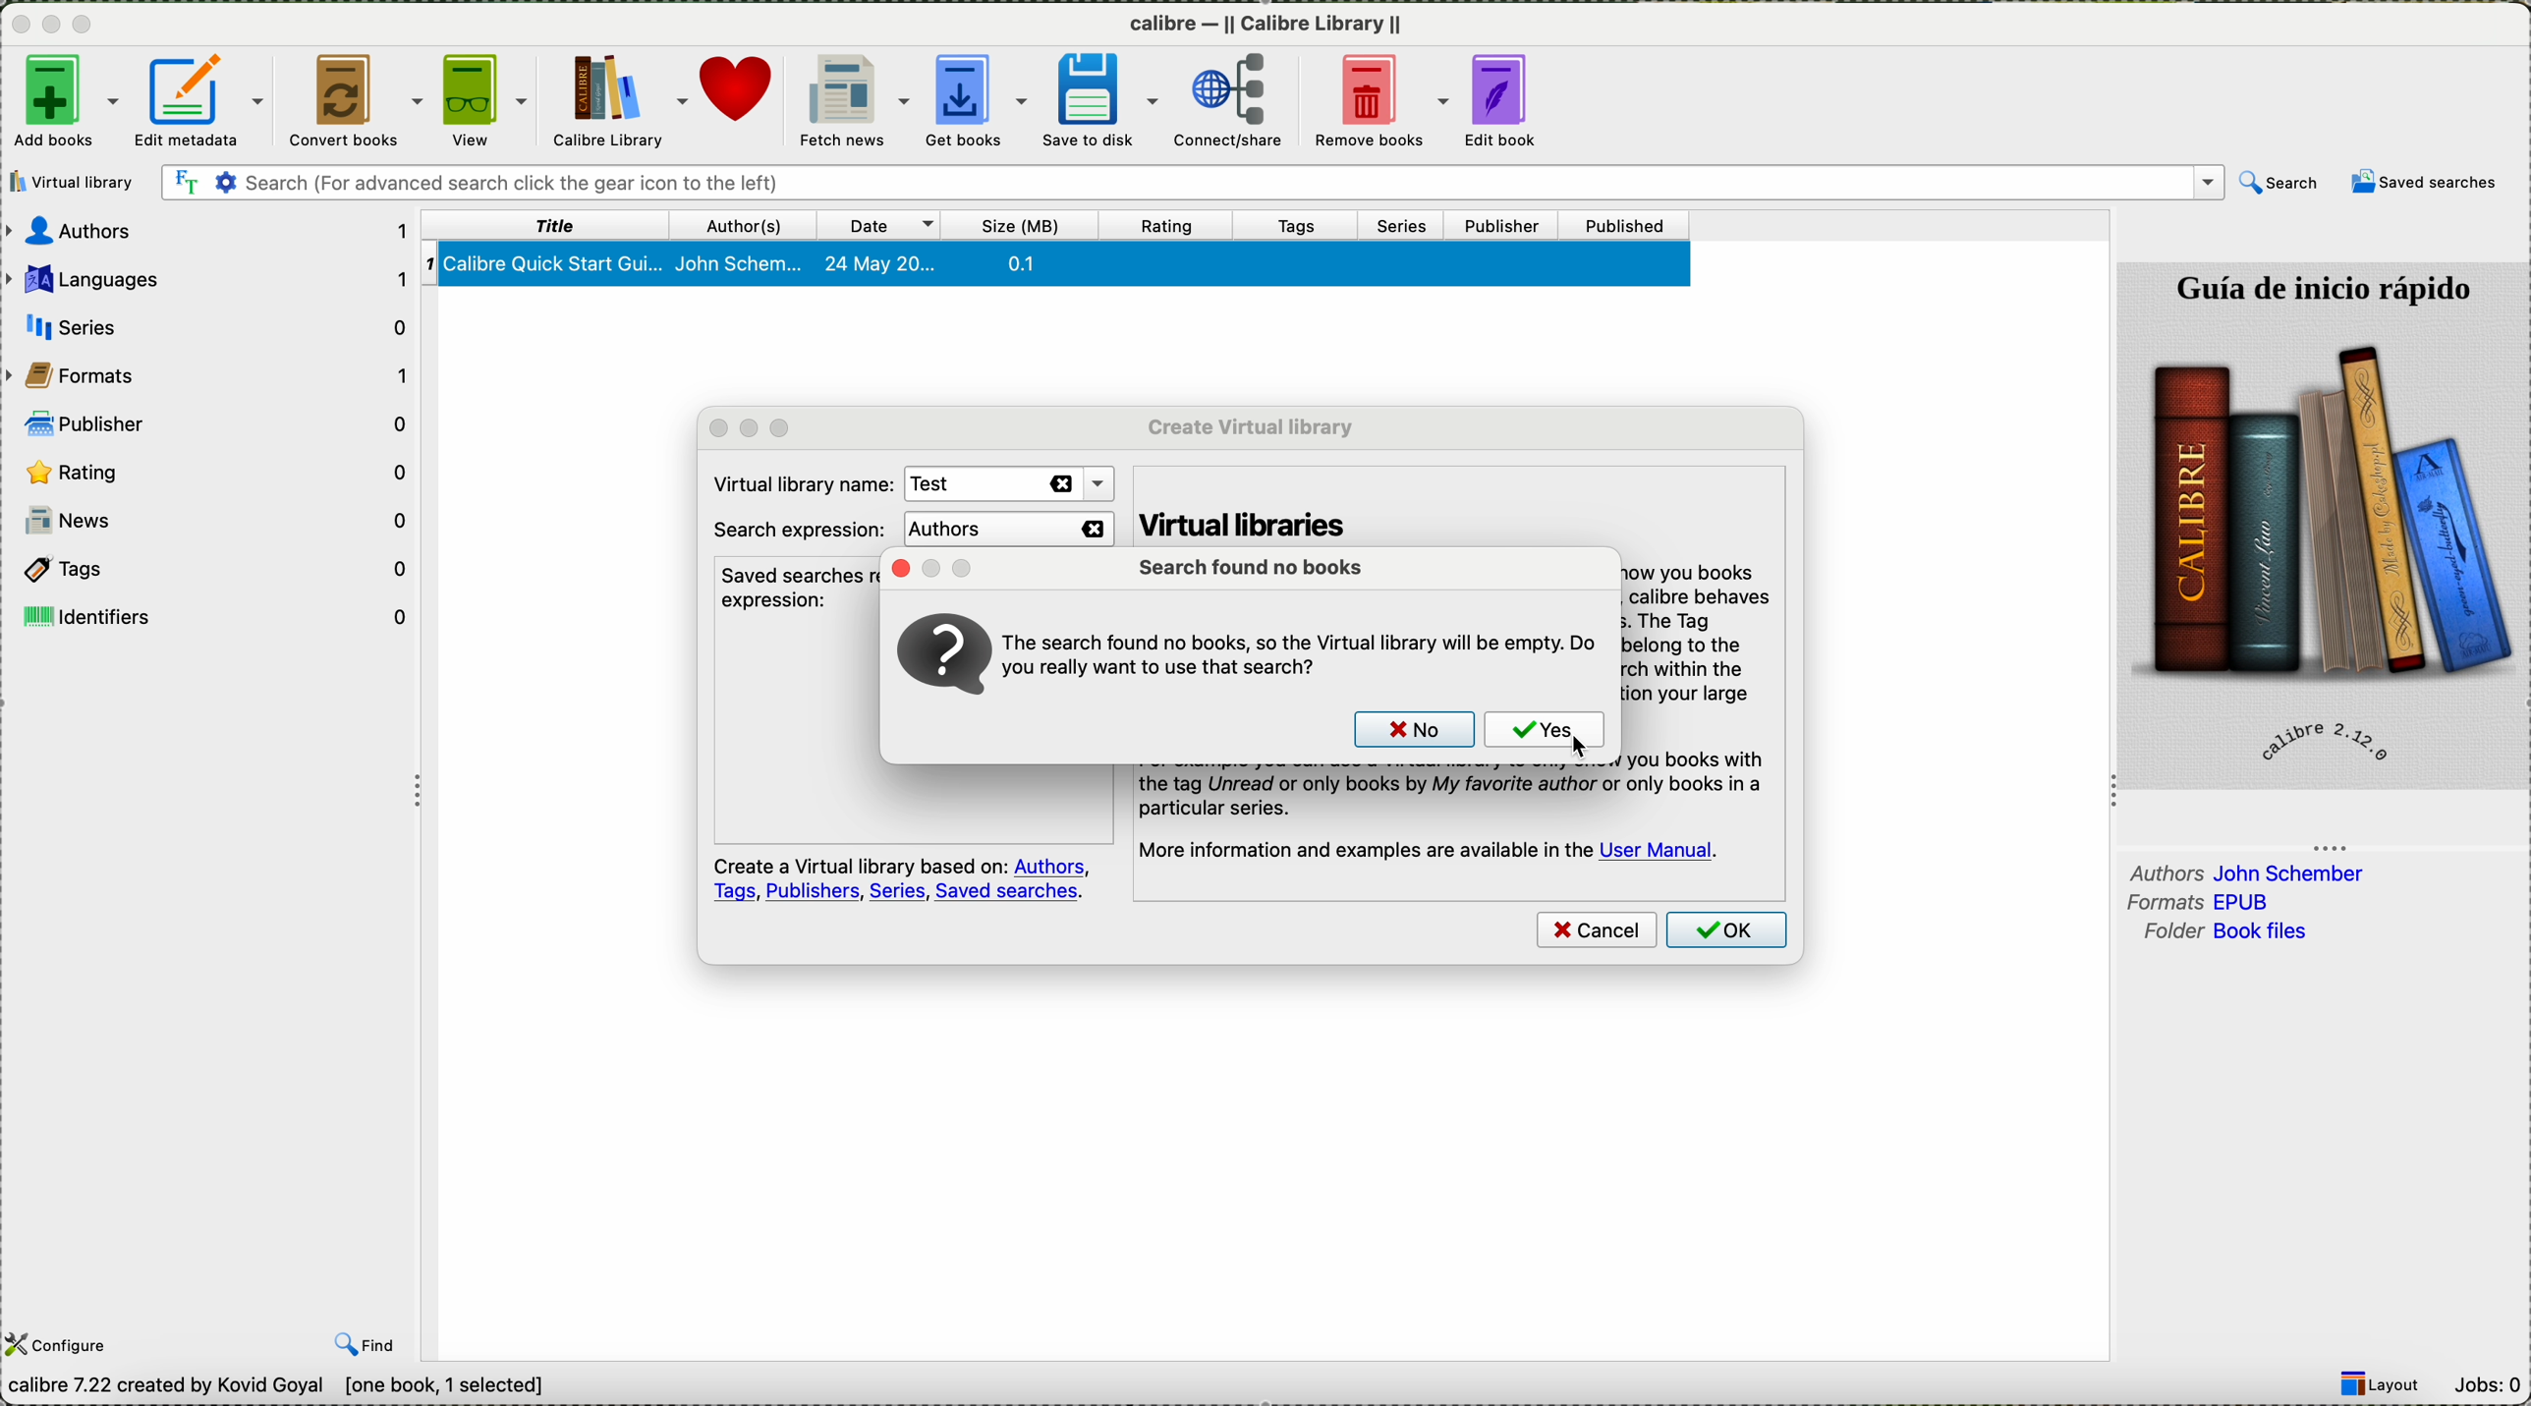  Describe the element at coordinates (86, 25) in the screenshot. I see `maximize program` at that location.